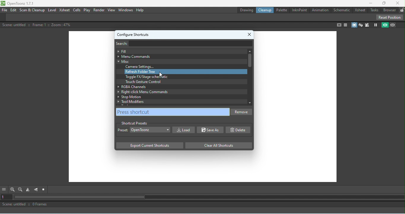 This screenshot has width=405, height=214. I want to click on Cells, so click(77, 9).